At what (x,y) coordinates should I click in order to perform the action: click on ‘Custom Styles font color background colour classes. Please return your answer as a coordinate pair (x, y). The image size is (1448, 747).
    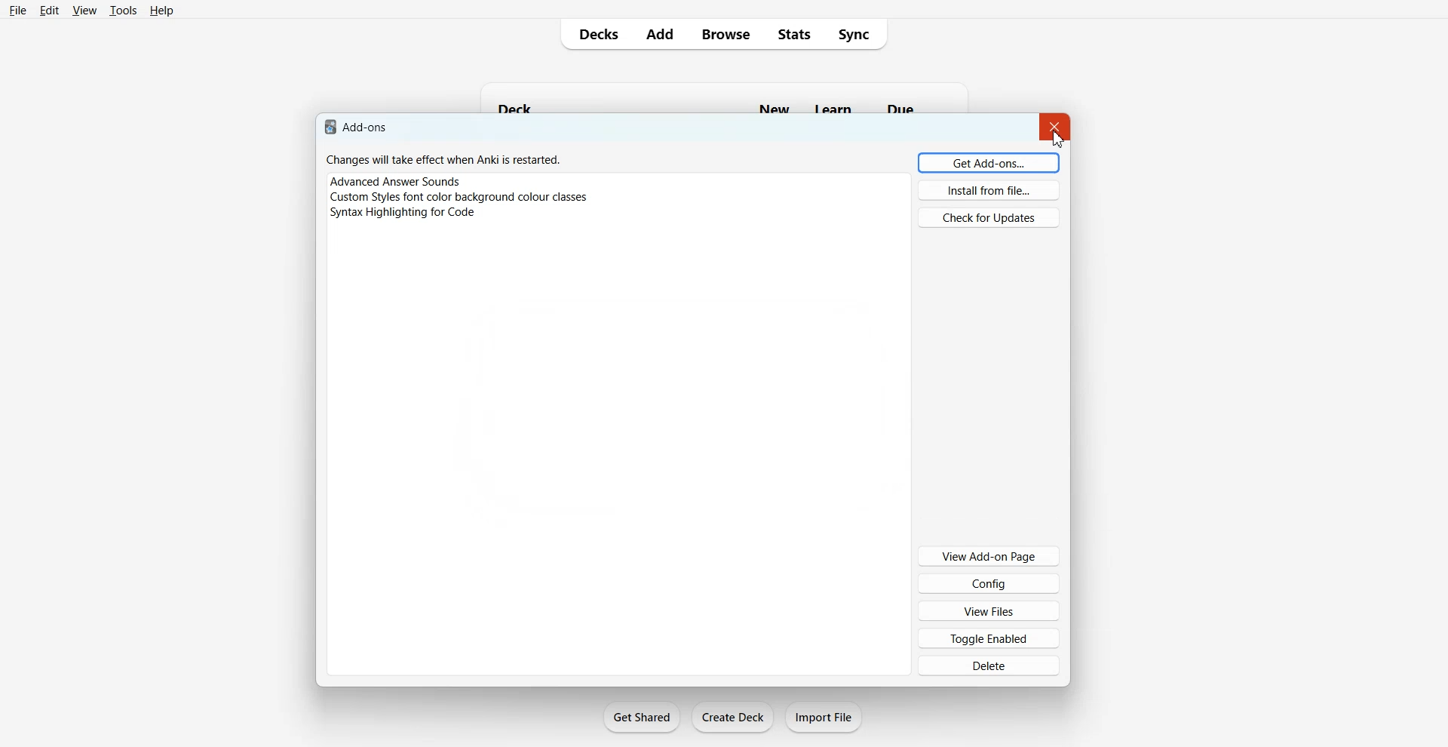
    Looking at the image, I should click on (463, 196).